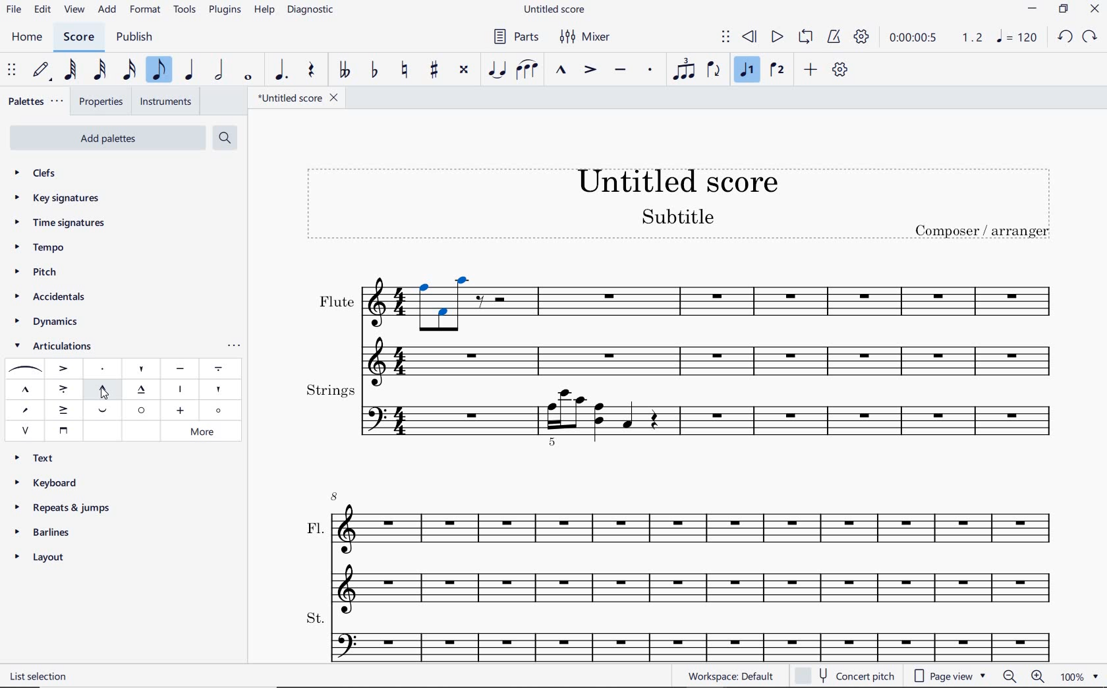 This screenshot has width=1107, height=688. What do you see at coordinates (226, 11) in the screenshot?
I see `PLUGINS` at bounding box center [226, 11].